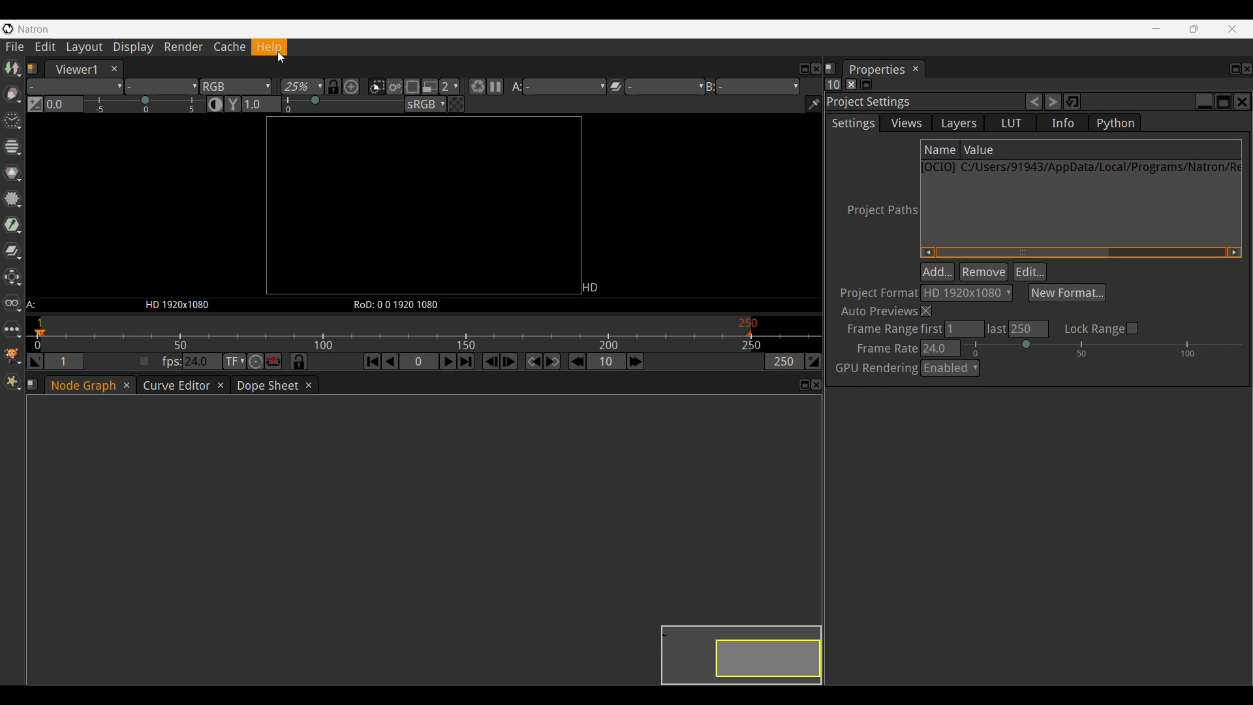  What do you see at coordinates (1102, 329) in the screenshot?
I see `Lock range` at bounding box center [1102, 329].